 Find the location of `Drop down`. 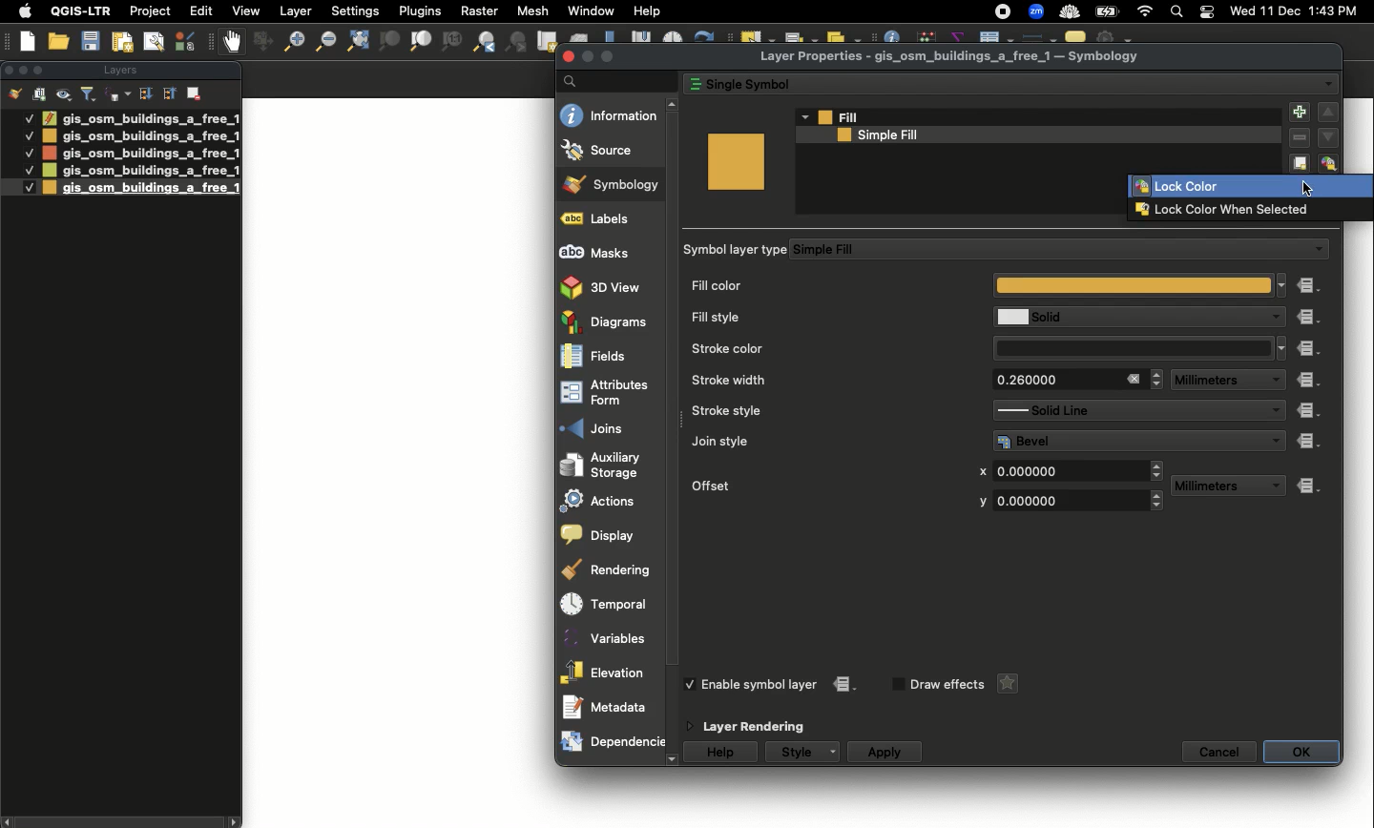

Drop down is located at coordinates (1272, 318).